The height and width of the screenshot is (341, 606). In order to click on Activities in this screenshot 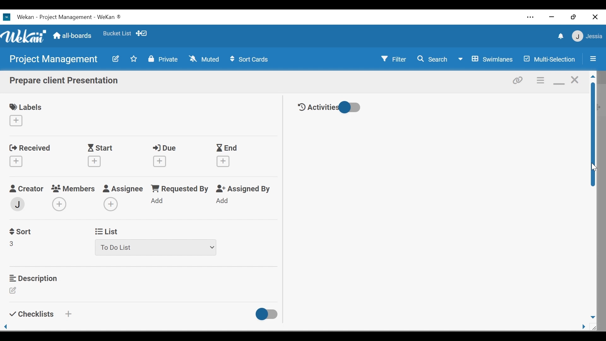, I will do `click(318, 107)`.